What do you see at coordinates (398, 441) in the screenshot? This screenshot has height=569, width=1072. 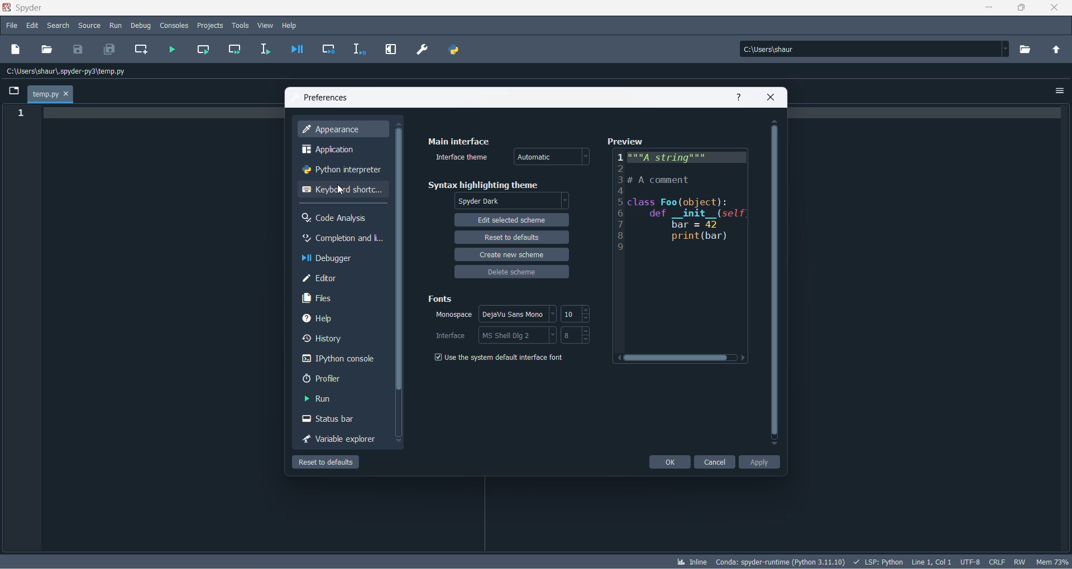 I see `move down` at bounding box center [398, 441].